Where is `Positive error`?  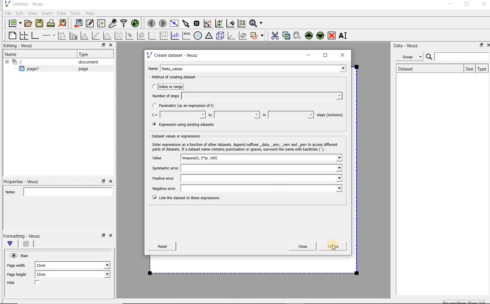
Positive error is located at coordinates (245, 178).